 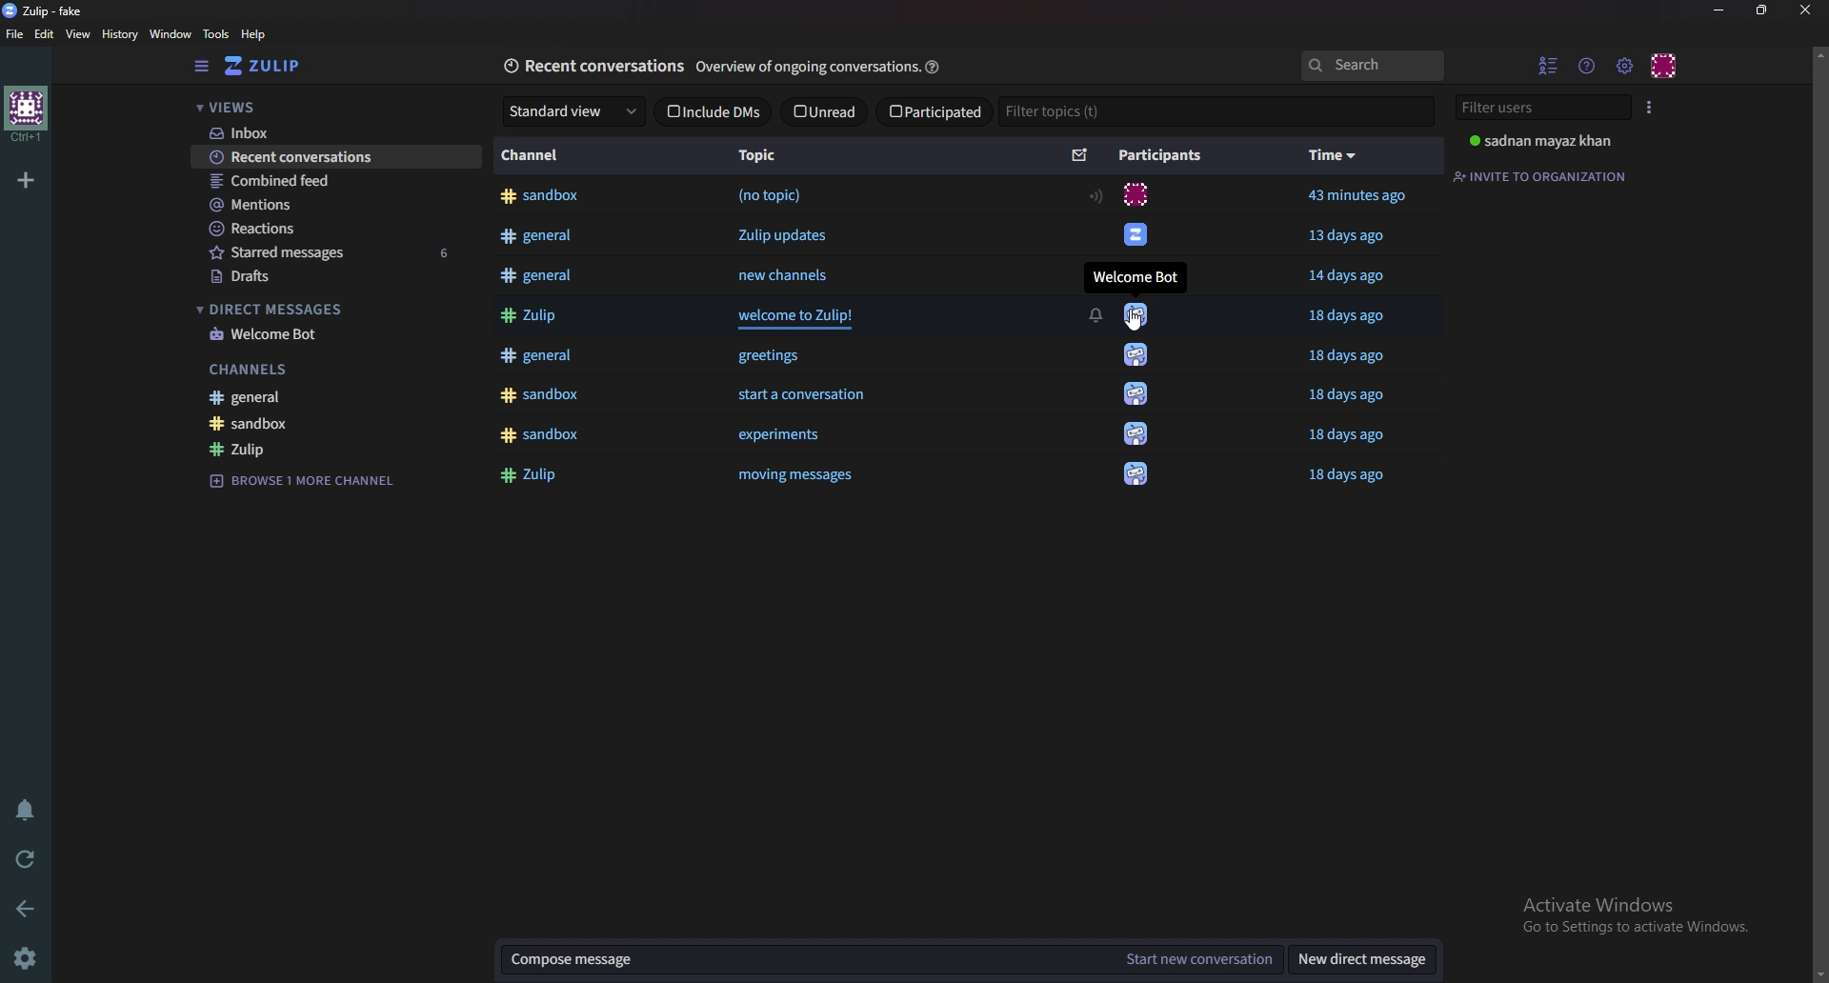 I want to click on #sandbox, so click(x=548, y=436).